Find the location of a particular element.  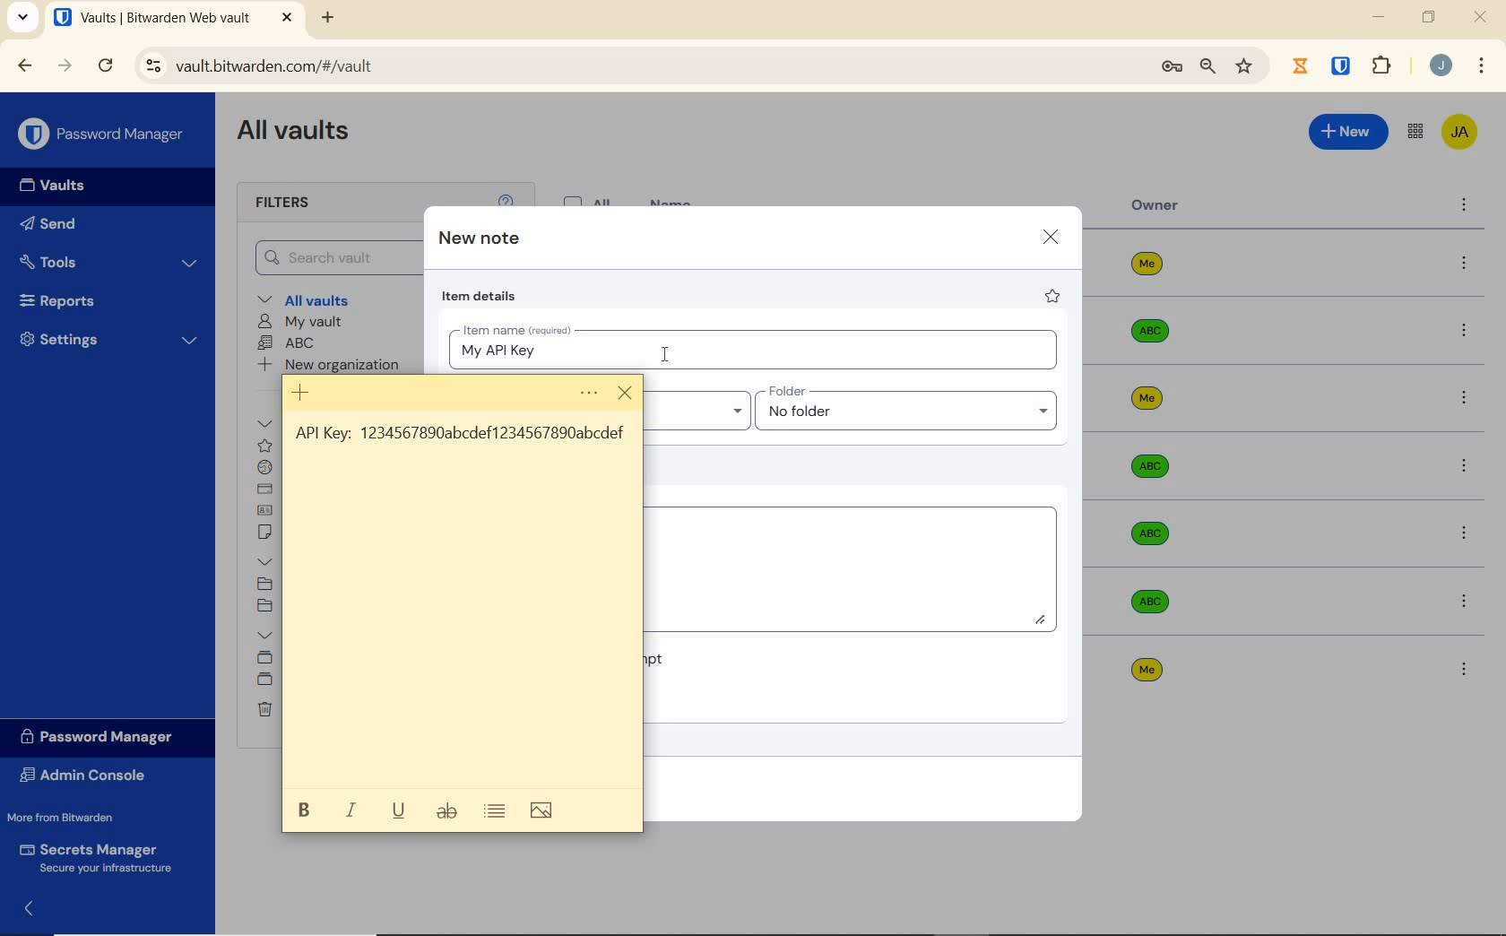

card is located at coordinates (265, 490).